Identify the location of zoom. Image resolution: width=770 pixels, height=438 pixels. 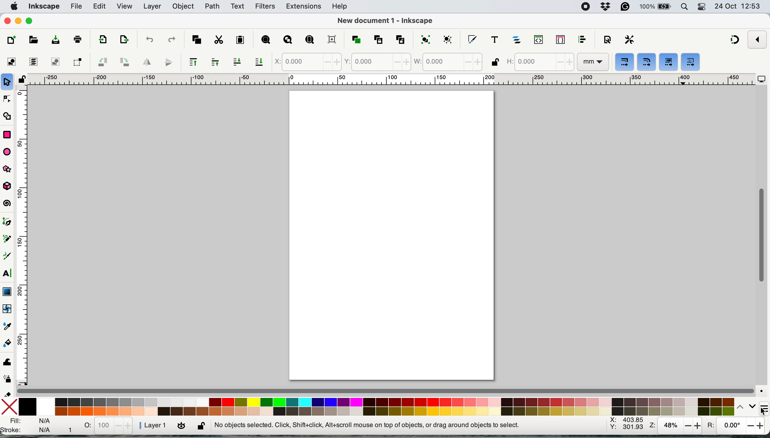
(677, 425).